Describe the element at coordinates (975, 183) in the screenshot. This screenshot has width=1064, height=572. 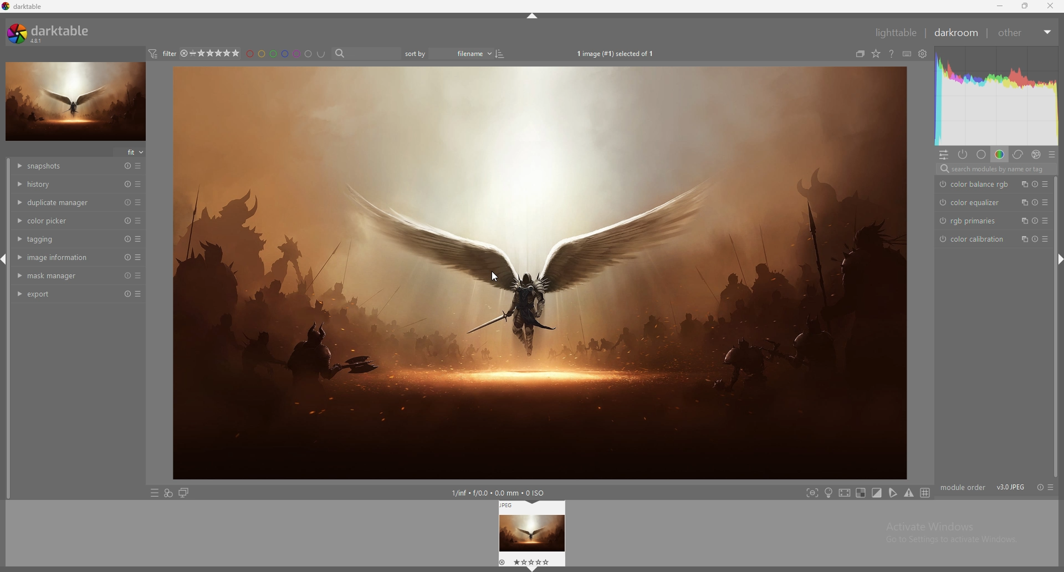
I see `color balance rgb` at that location.